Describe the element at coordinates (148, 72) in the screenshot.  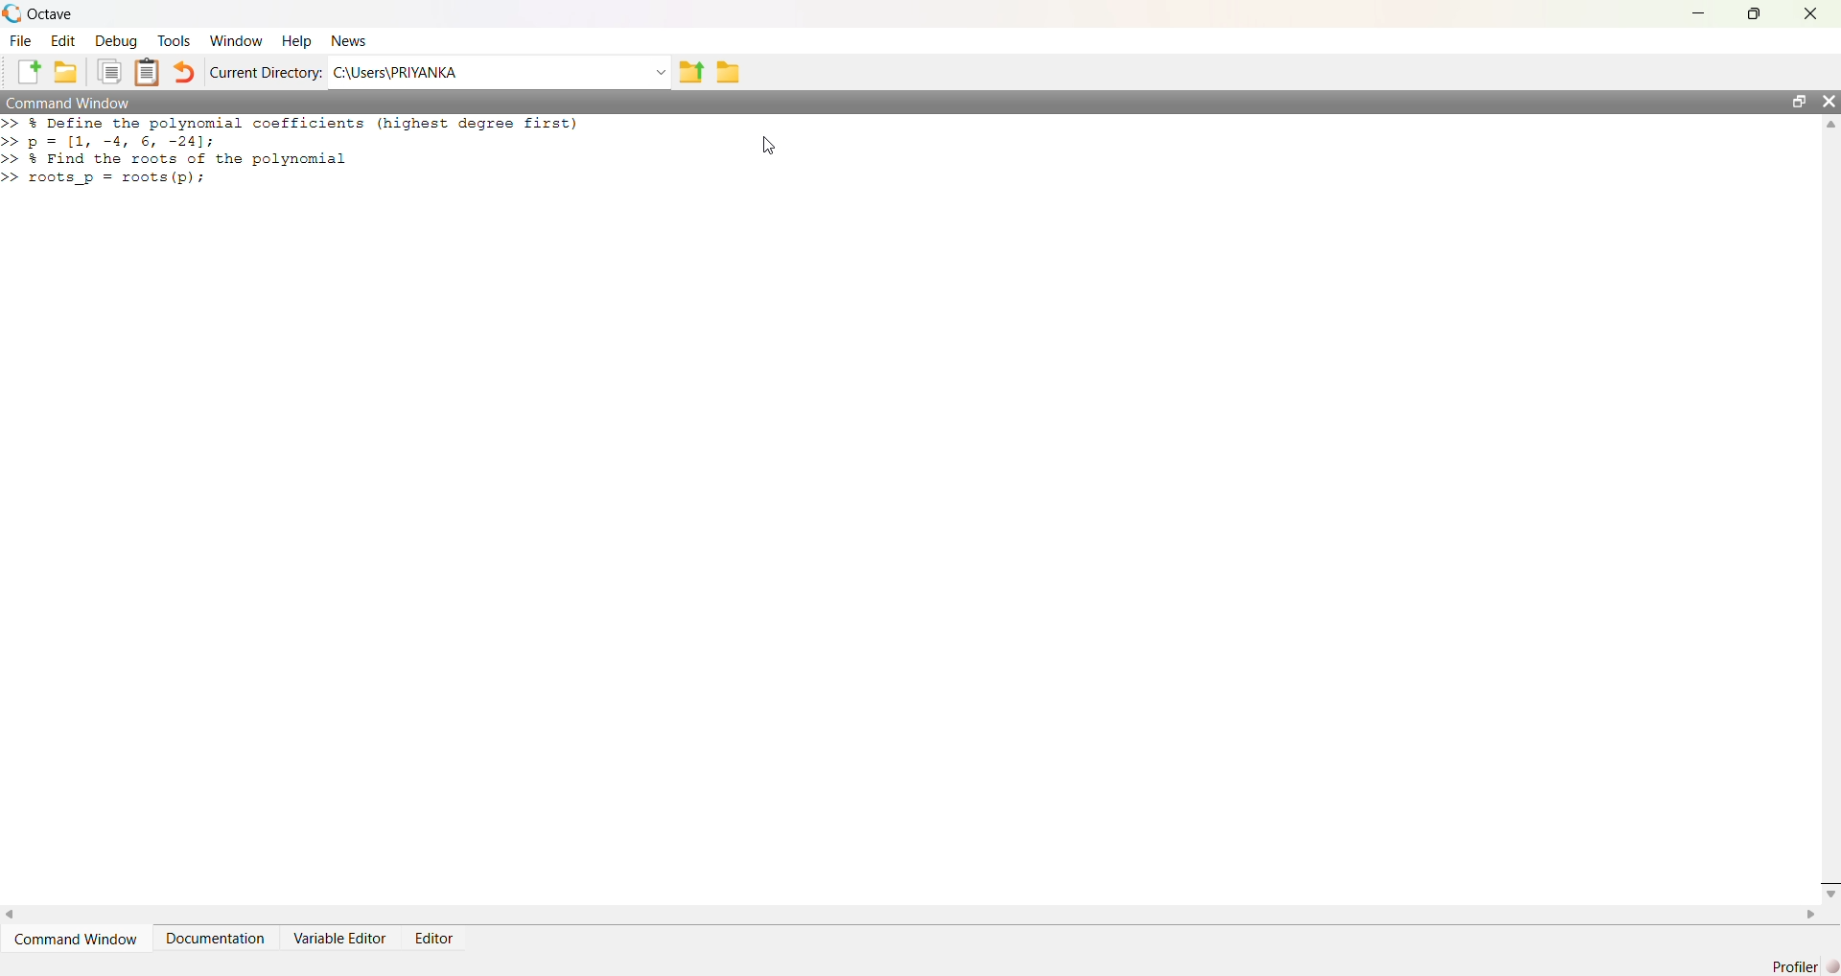
I see `Clipboard` at that location.